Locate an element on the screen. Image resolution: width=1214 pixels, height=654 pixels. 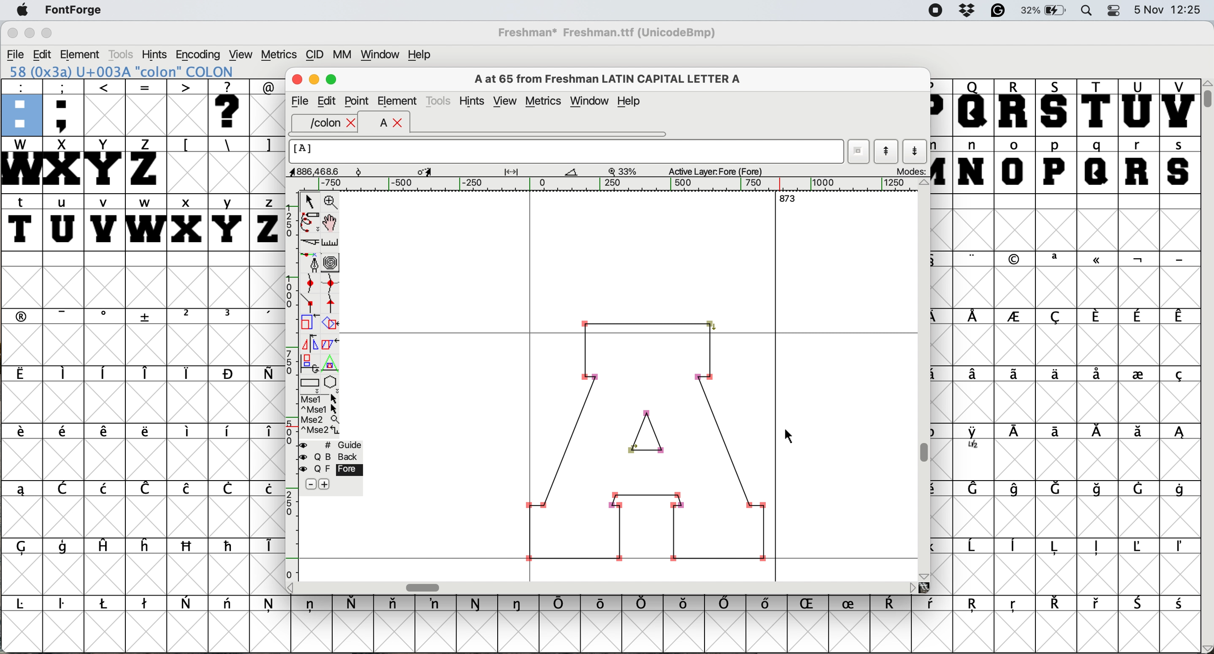
? is located at coordinates (231, 107).